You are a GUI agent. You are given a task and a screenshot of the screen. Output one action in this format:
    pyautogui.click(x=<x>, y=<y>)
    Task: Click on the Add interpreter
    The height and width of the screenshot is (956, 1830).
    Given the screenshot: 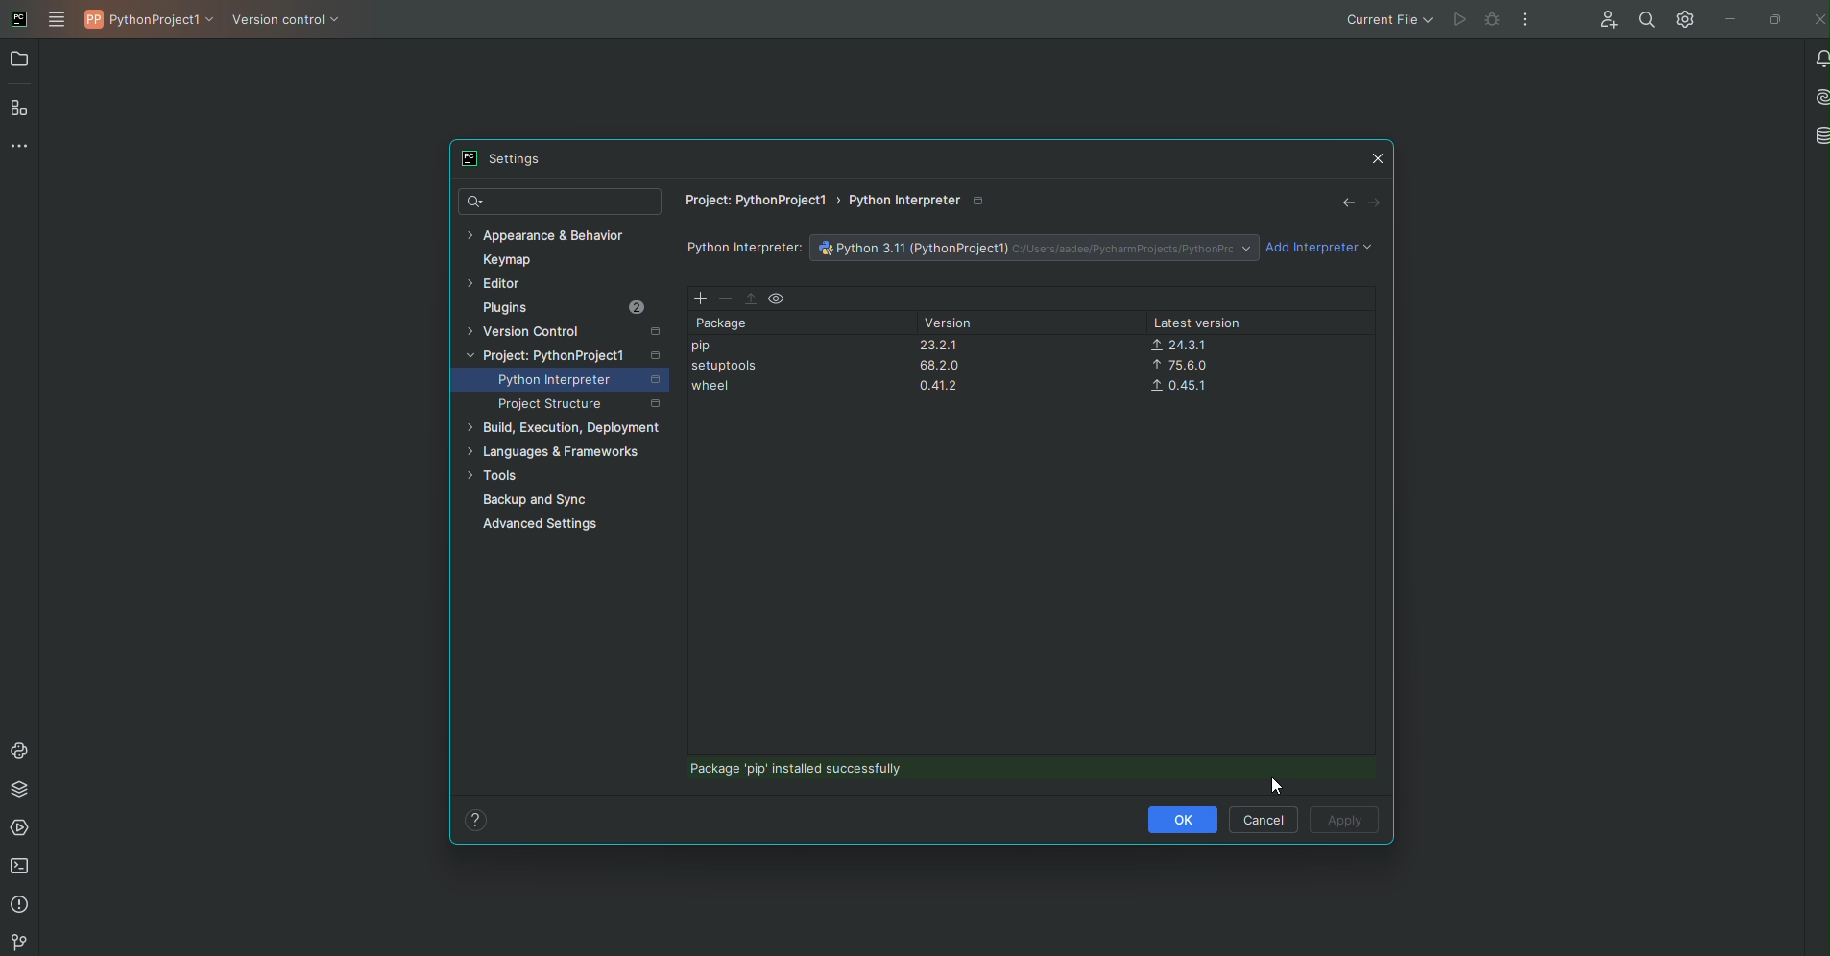 What is the action you would take?
    pyautogui.click(x=1320, y=249)
    